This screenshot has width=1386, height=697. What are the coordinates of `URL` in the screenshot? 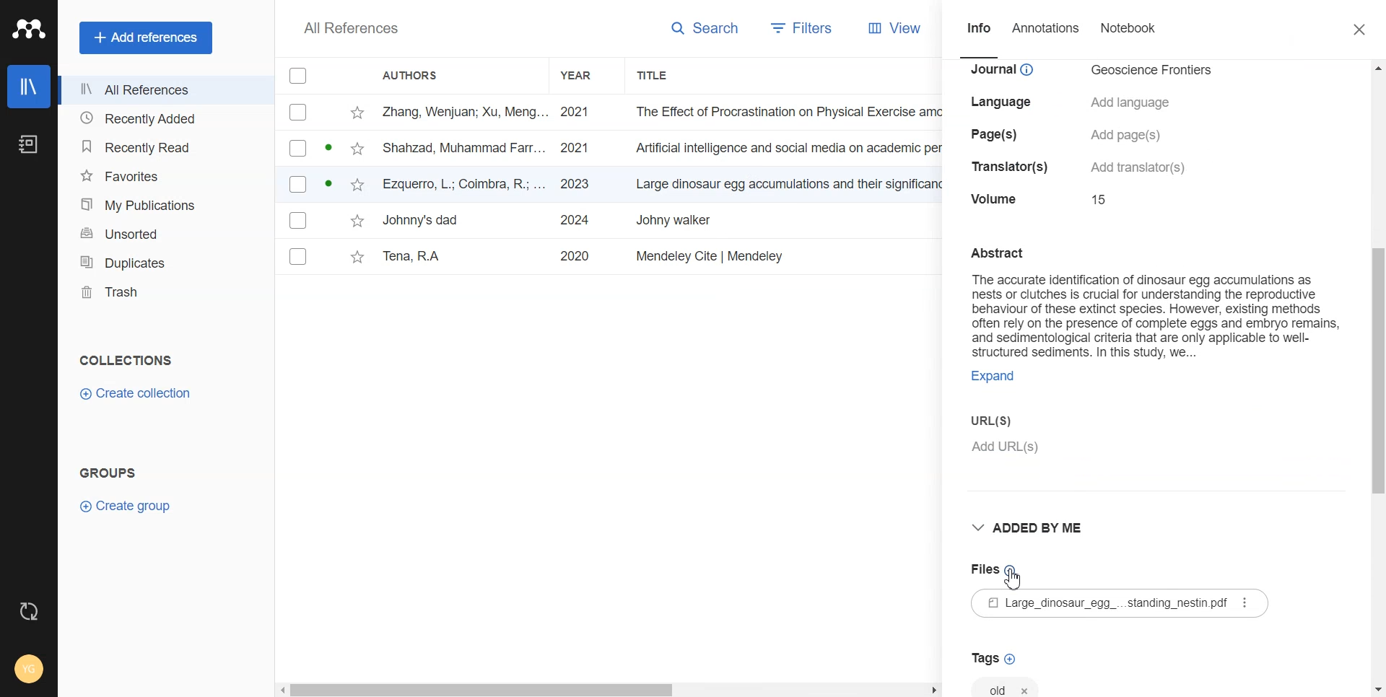 It's located at (990, 420).